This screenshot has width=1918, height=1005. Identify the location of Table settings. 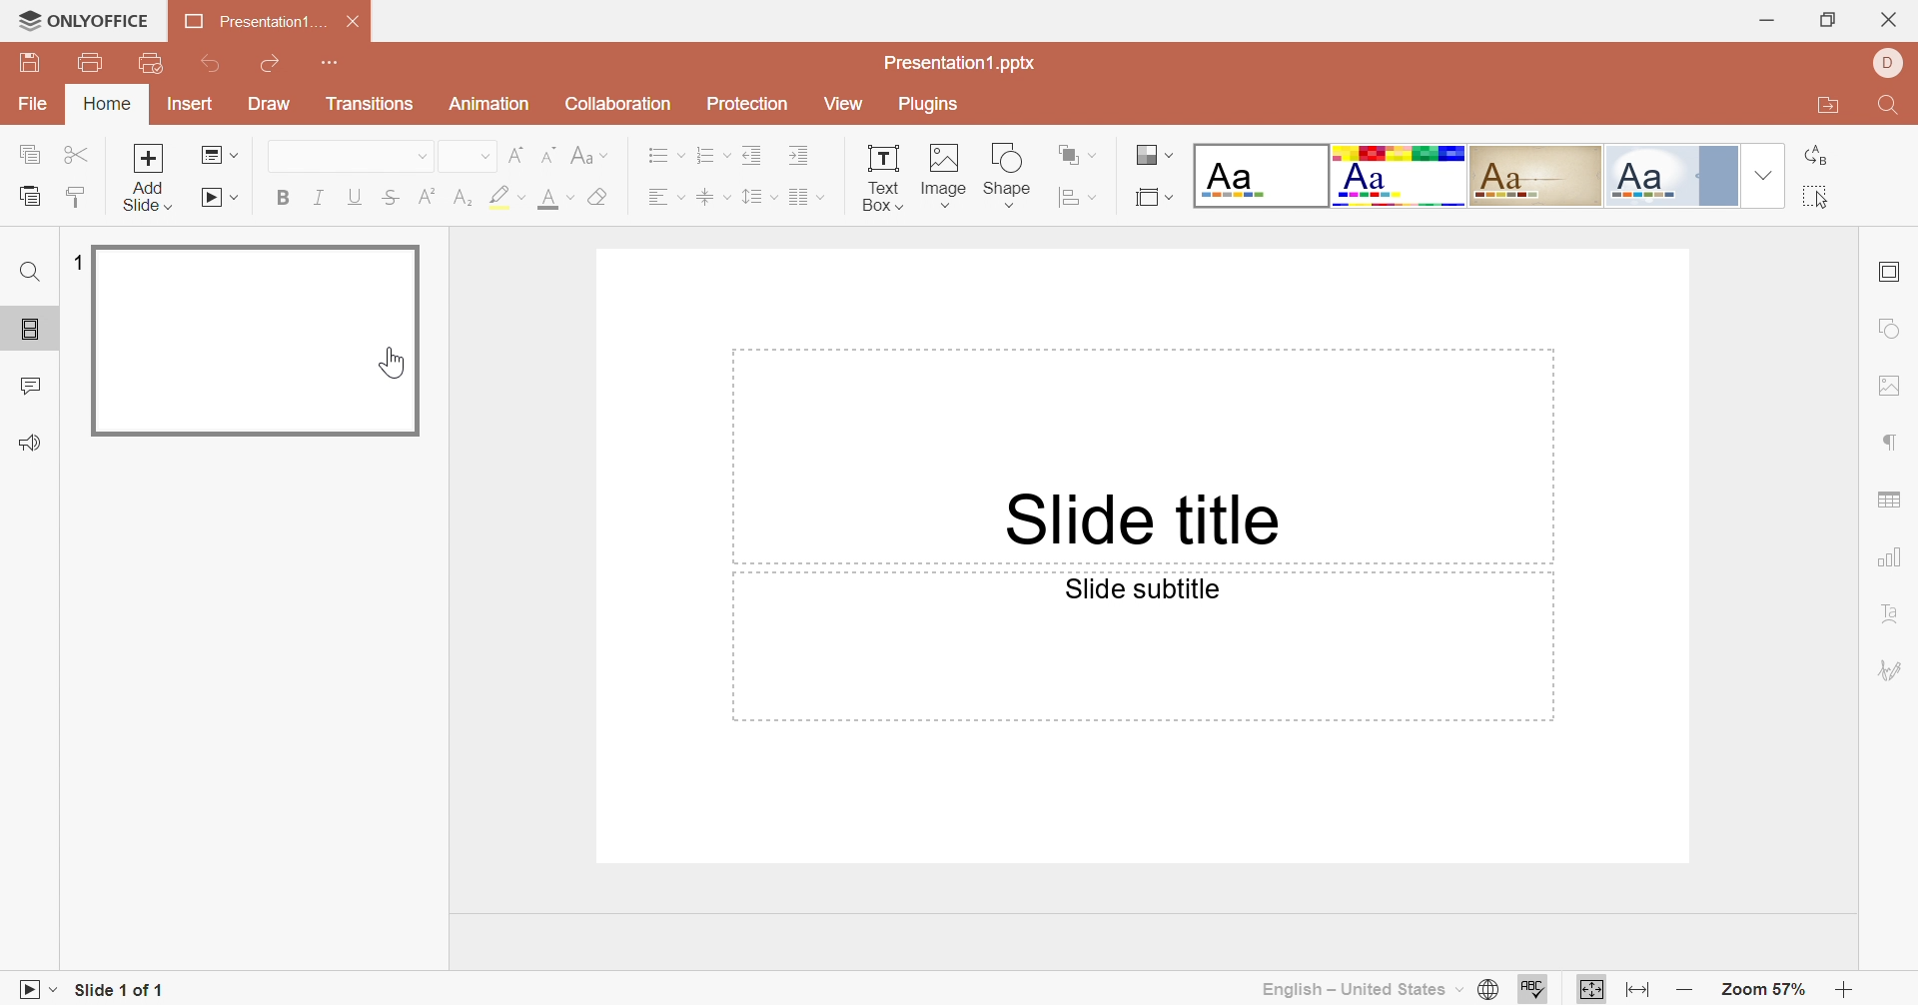
(1889, 494).